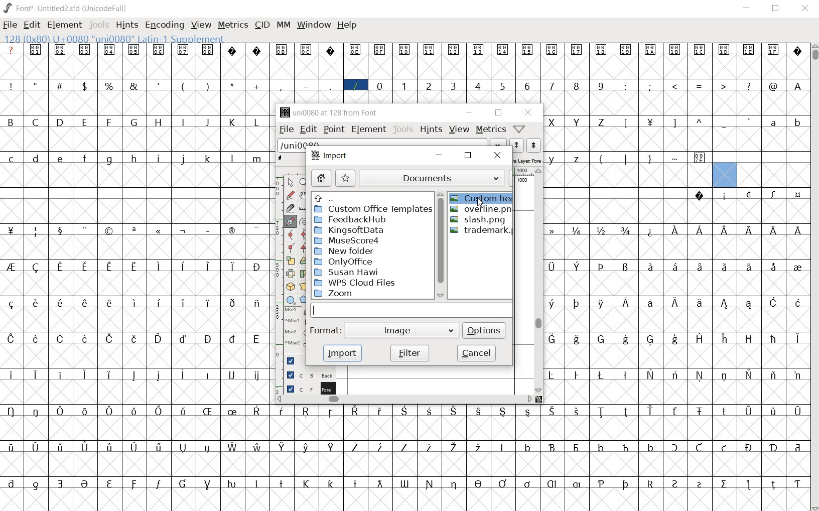 Image resolution: width=819 pixels, height=511 pixels. Describe the element at coordinates (61, 484) in the screenshot. I see `glyph` at that location.